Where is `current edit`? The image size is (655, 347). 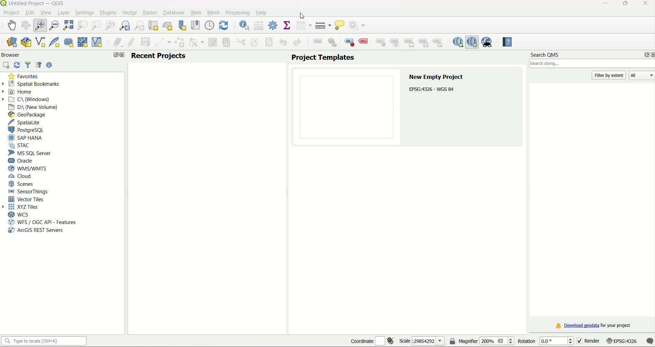 current edit is located at coordinates (116, 43).